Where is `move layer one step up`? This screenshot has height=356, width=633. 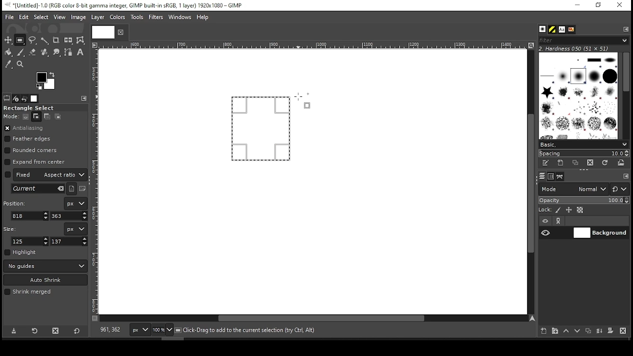 move layer one step up is located at coordinates (566, 332).